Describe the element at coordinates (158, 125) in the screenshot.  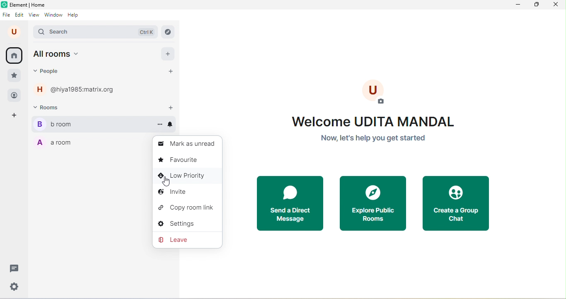
I see `options` at that location.